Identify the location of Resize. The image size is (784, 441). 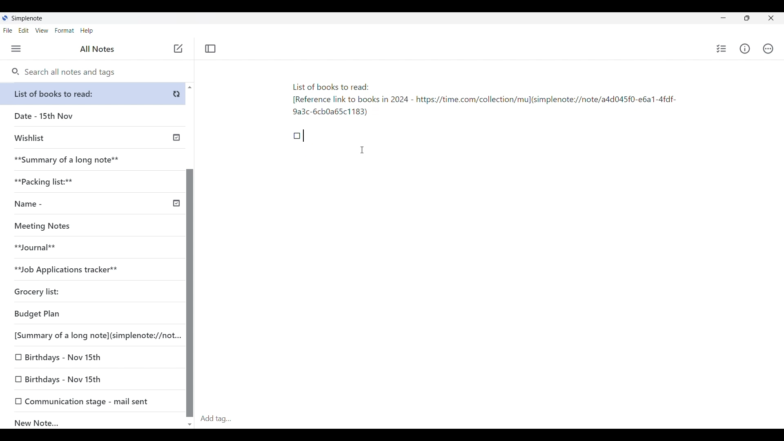
(744, 19).